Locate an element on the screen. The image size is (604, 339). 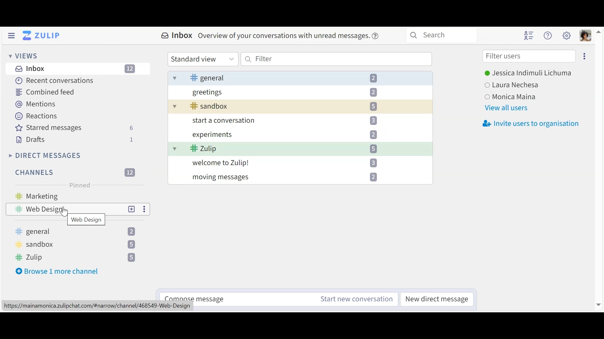
Personal menu is located at coordinates (585, 35).